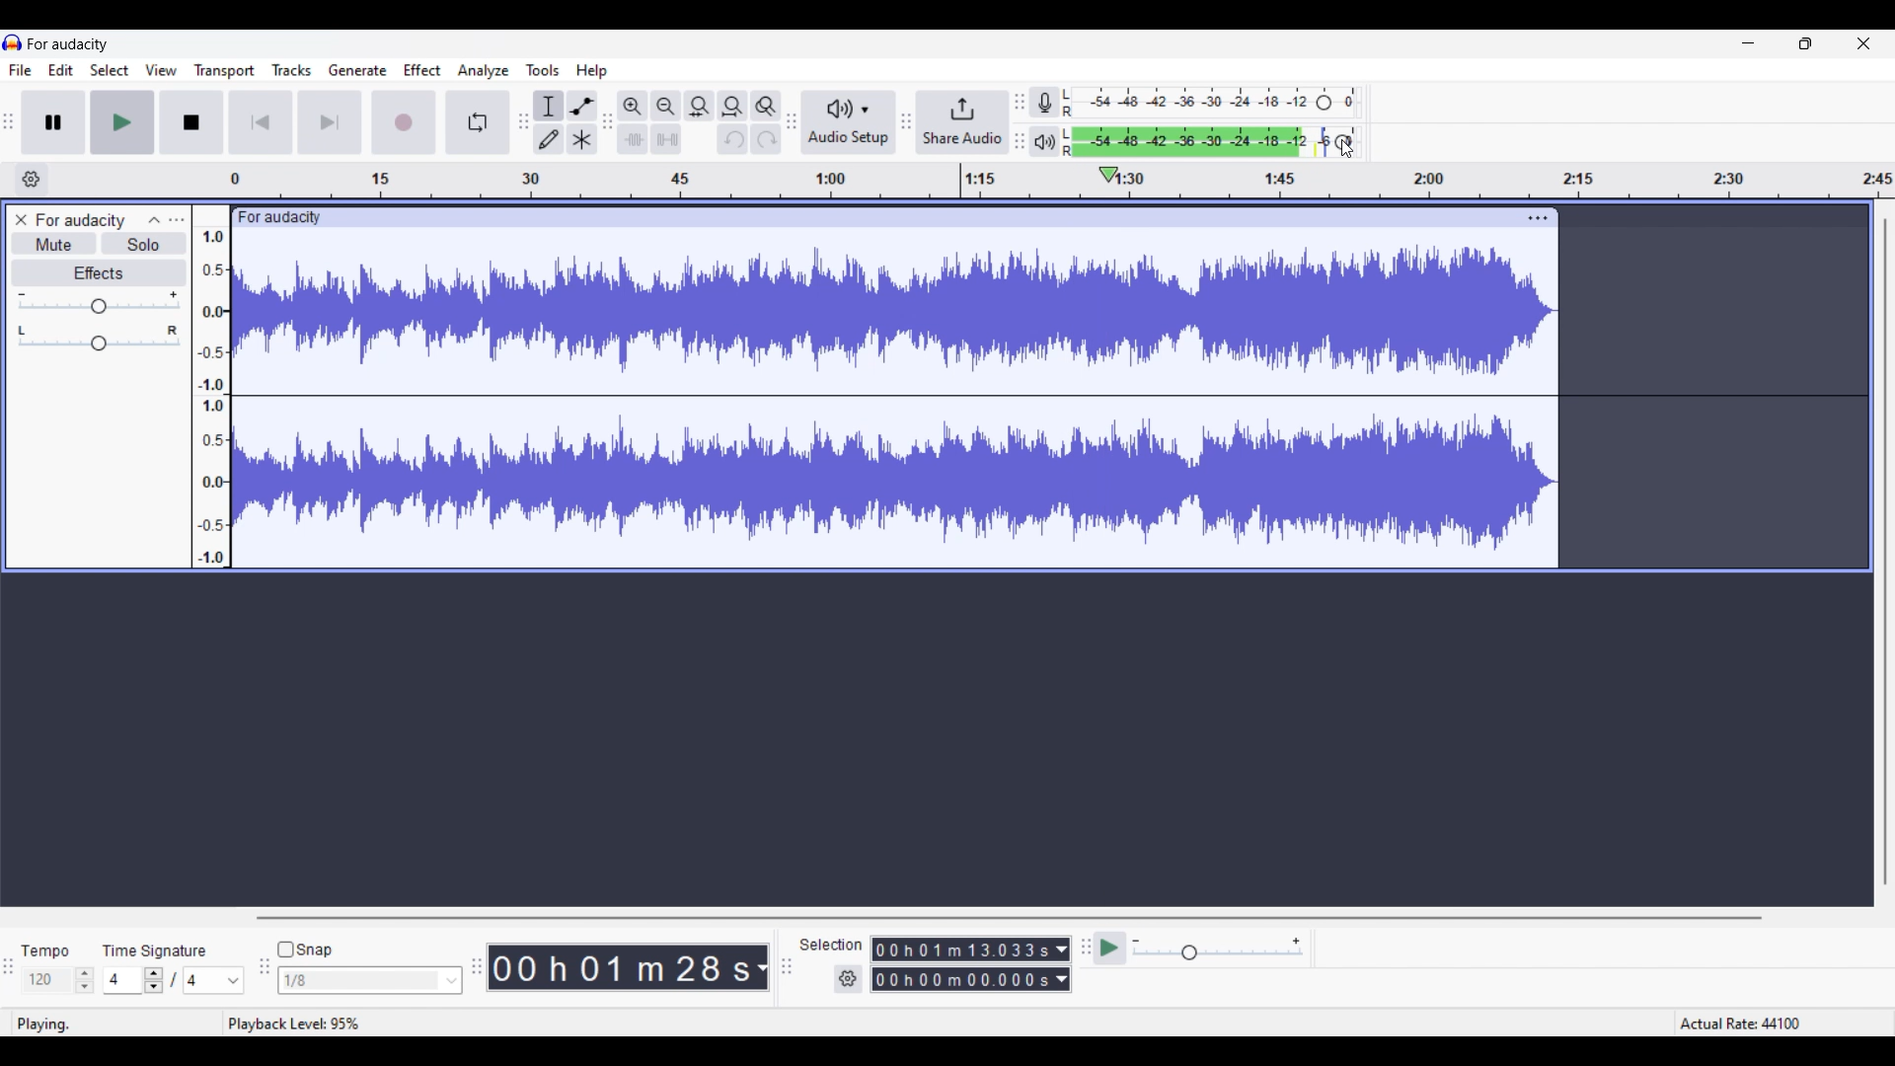 The image size is (1895, 1066). I want to click on Current duration of track, so click(625, 967).